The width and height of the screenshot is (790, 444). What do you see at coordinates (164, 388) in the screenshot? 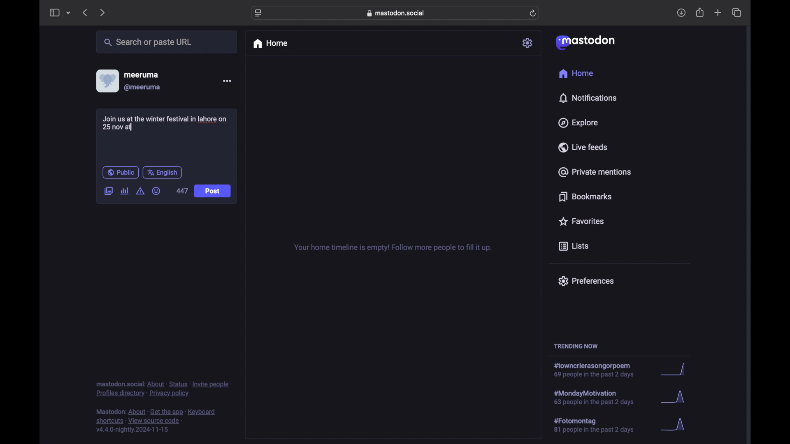
I see `footnote` at bounding box center [164, 388].